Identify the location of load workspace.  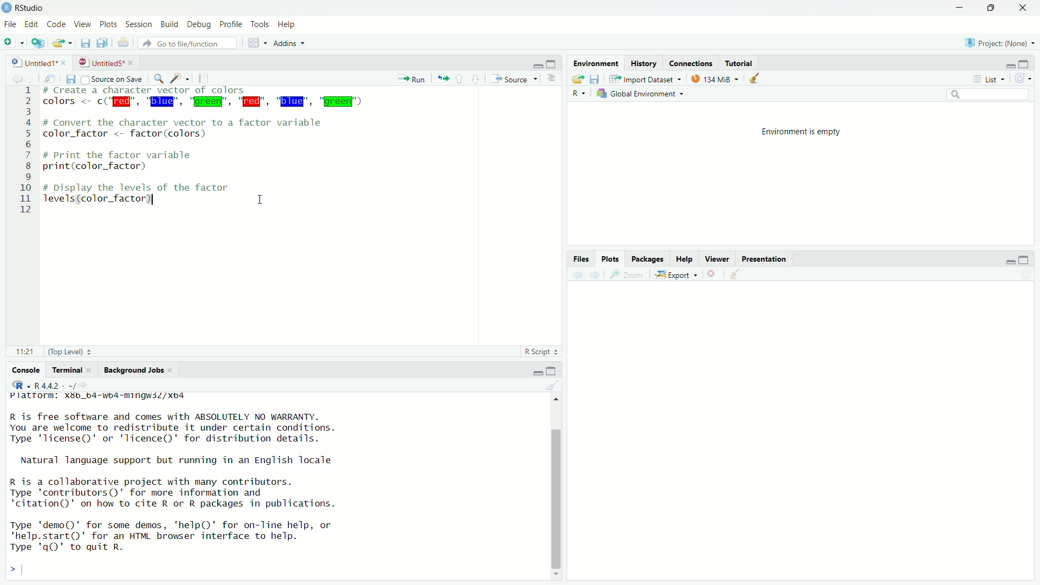
(576, 79).